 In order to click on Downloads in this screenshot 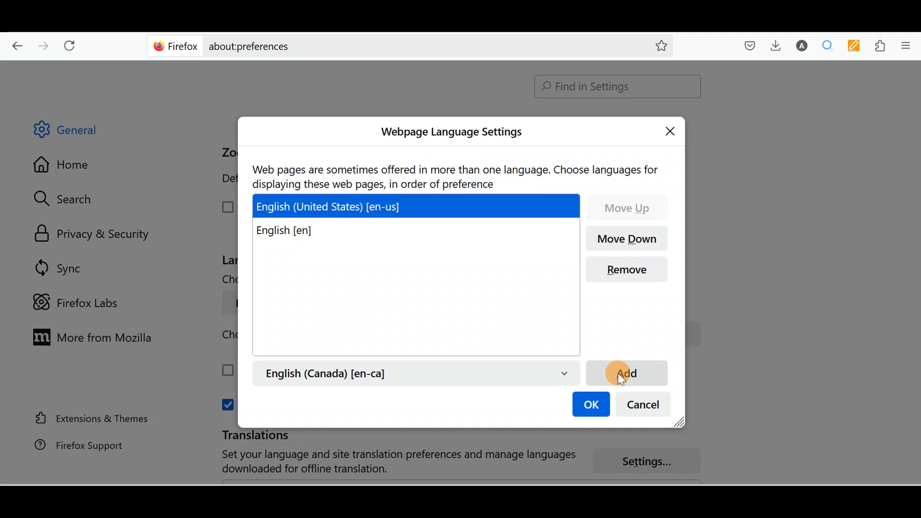, I will do `click(773, 45)`.